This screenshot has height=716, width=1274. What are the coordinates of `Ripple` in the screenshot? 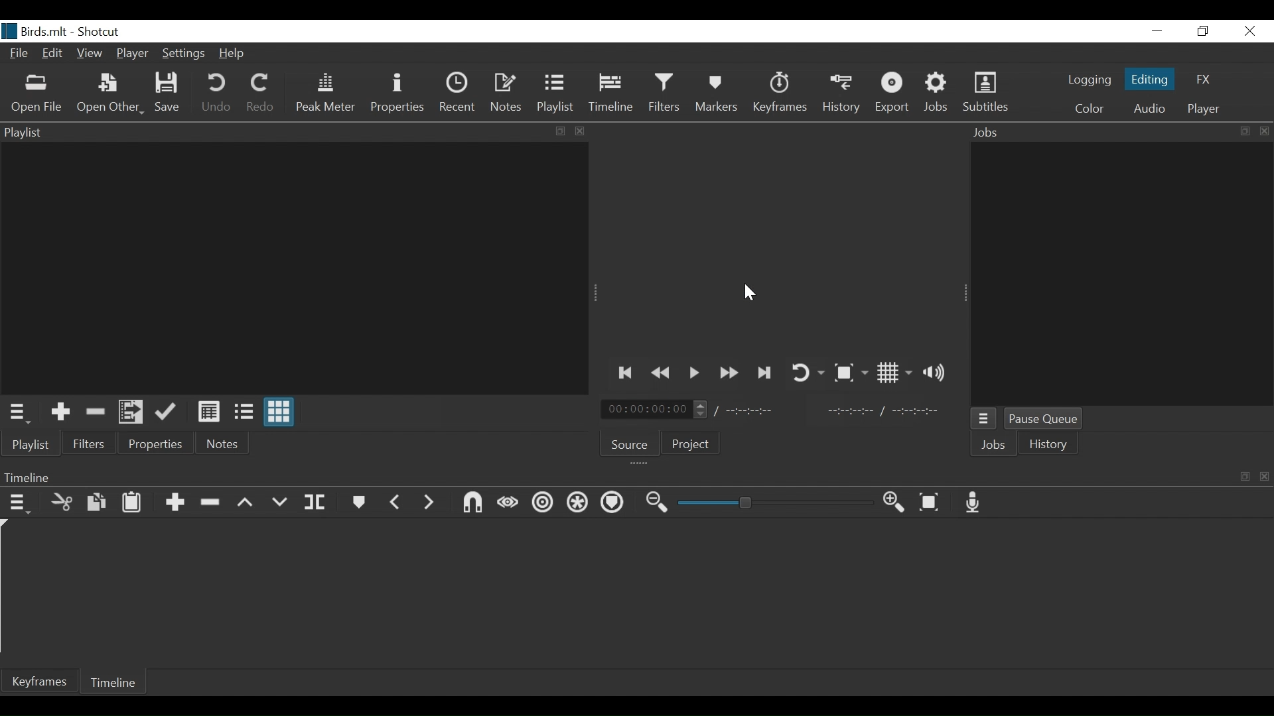 It's located at (543, 505).